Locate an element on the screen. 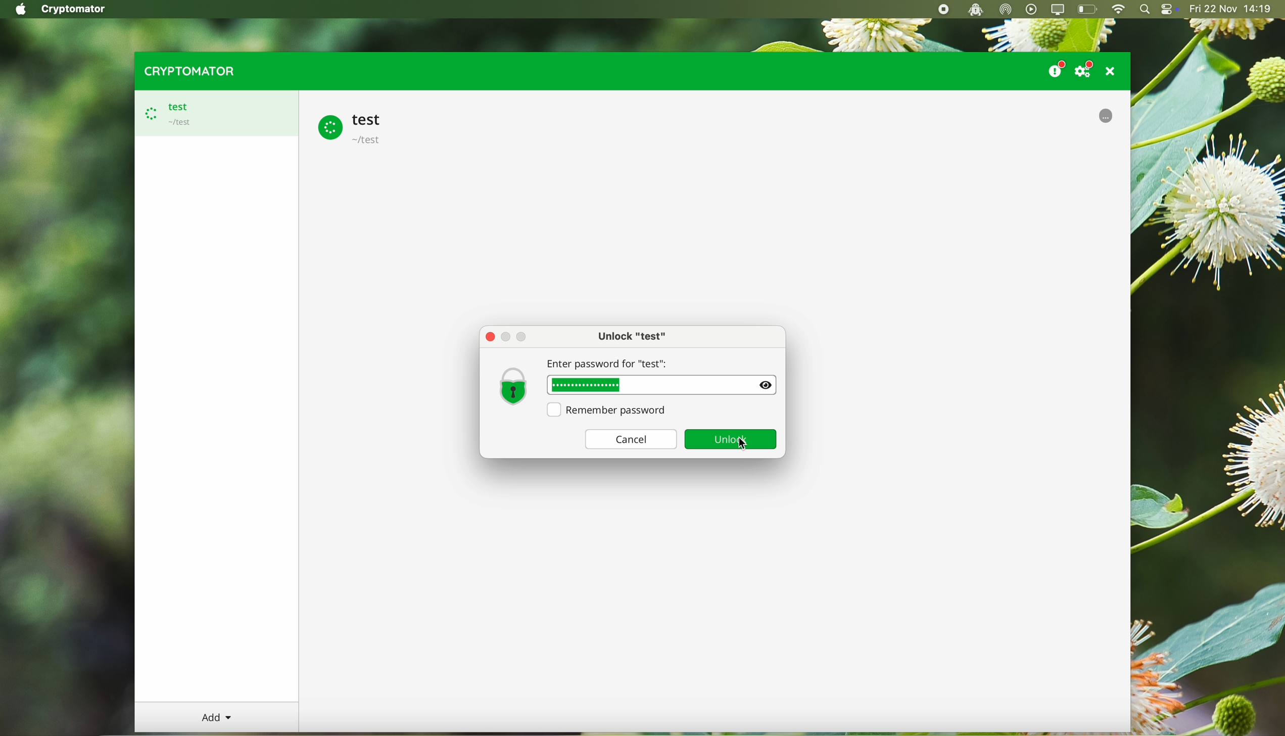 The image size is (1285, 736). screen is located at coordinates (1059, 10).